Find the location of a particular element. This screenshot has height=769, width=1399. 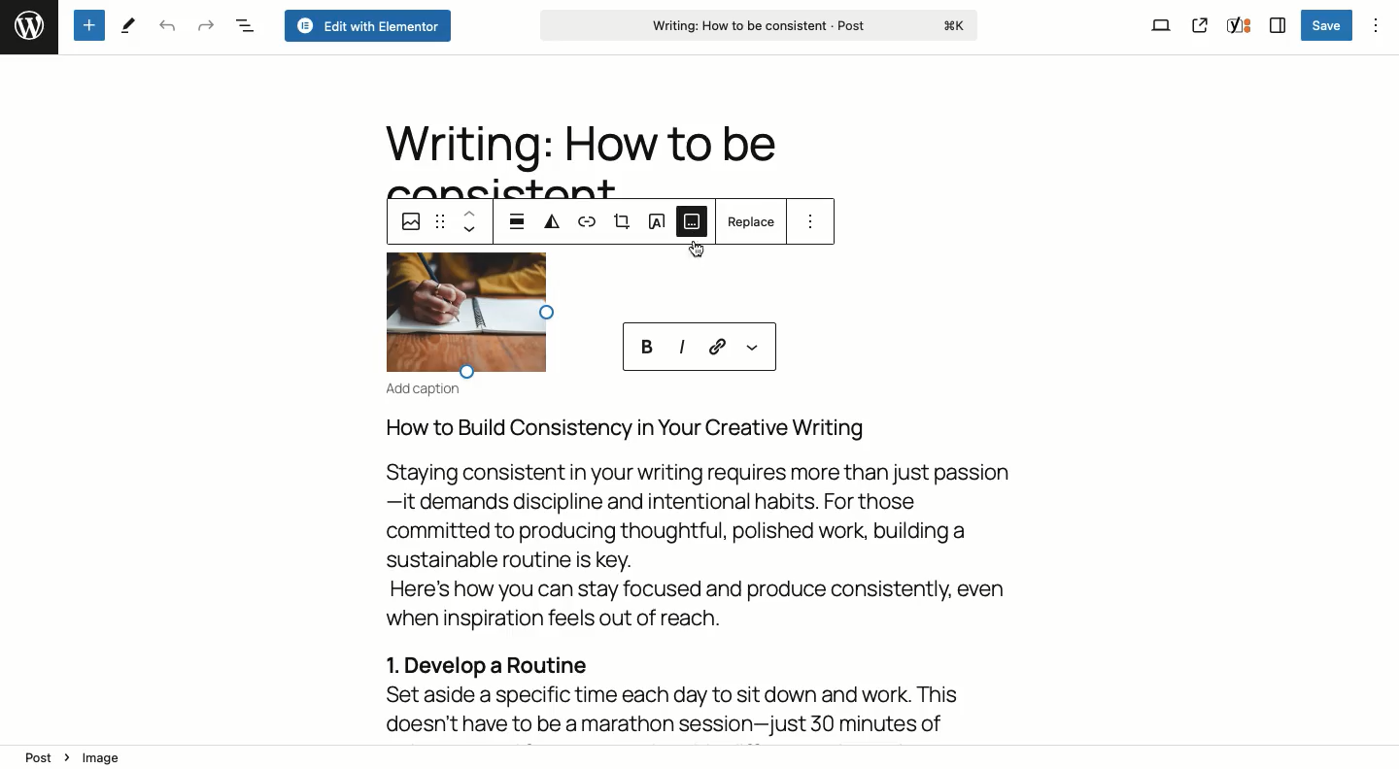

Options is located at coordinates (811, 220).